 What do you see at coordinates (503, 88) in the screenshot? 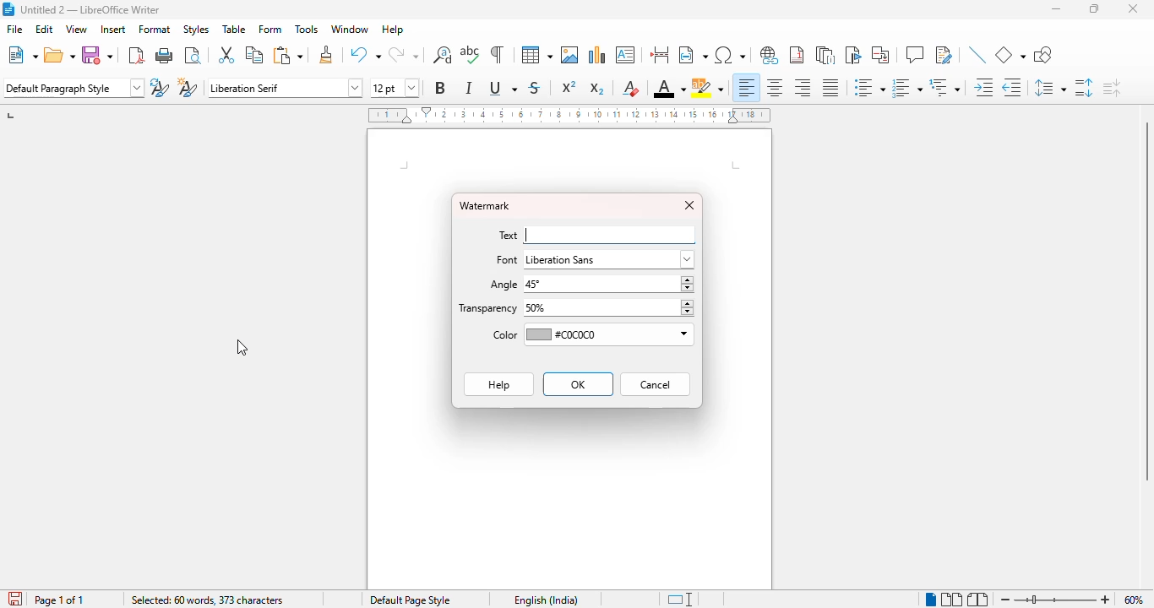
I see `underline` at bounding box center [503, 88].